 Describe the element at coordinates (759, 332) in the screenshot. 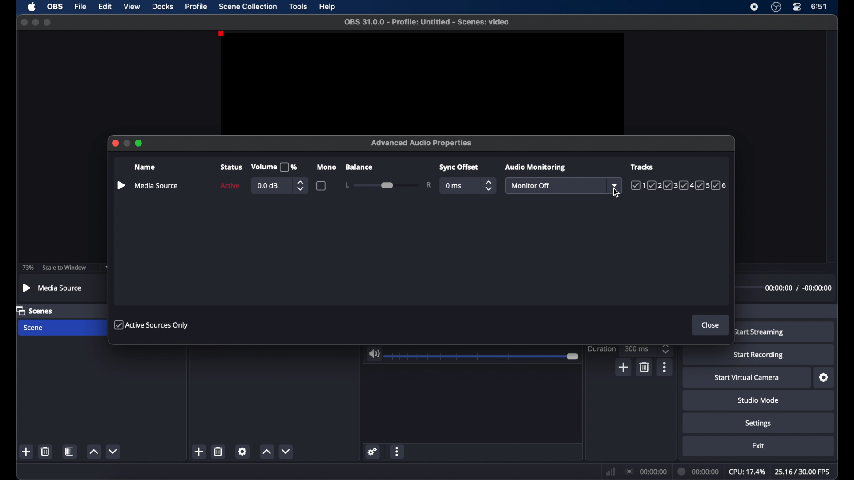

I see `start streaming` at that location.